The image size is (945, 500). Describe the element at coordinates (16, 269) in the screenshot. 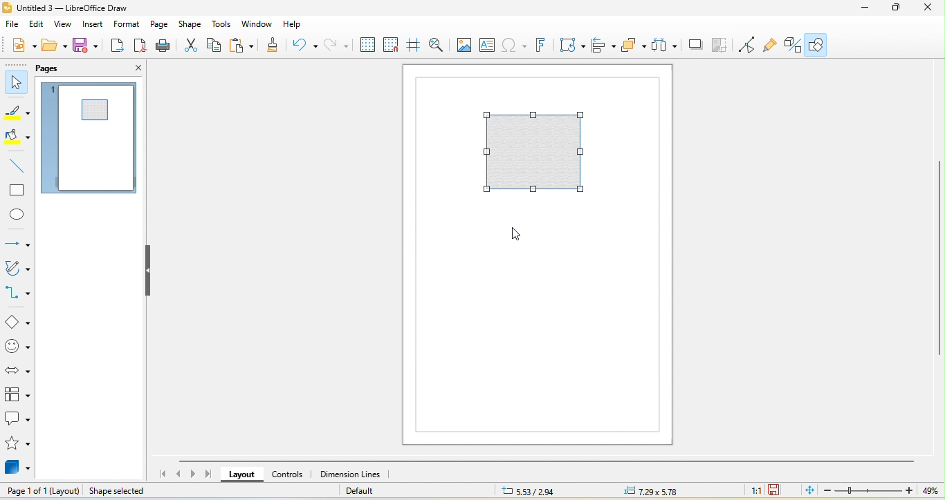

I see `curve and polygons` at that location.